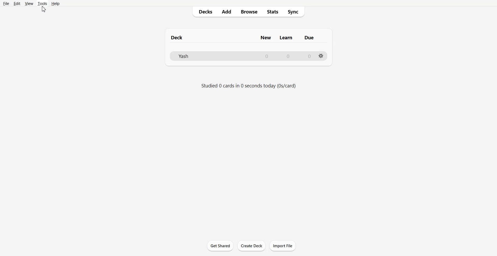 The height and width of the screenshot is (256, 497). Describe the element at coordinates (267, 56) in the screenshot. I see `Number of New cards` at that location.